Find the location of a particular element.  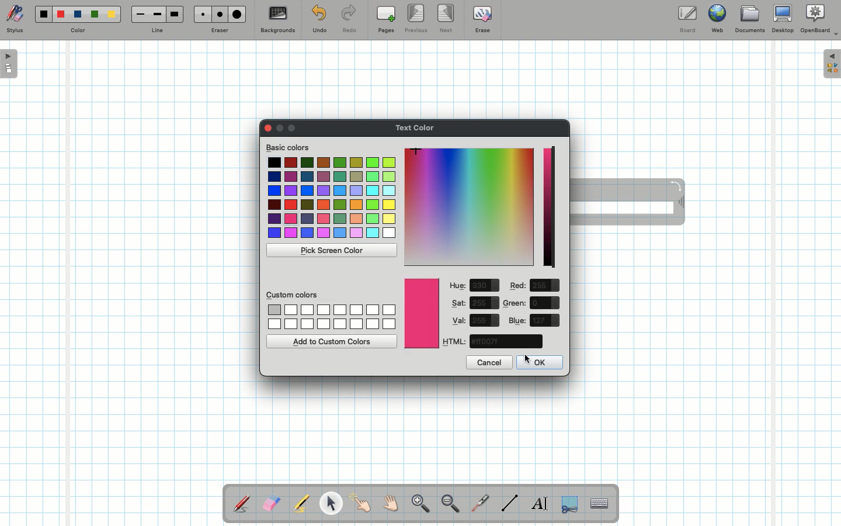

Black is located at coordinates (43, 14).